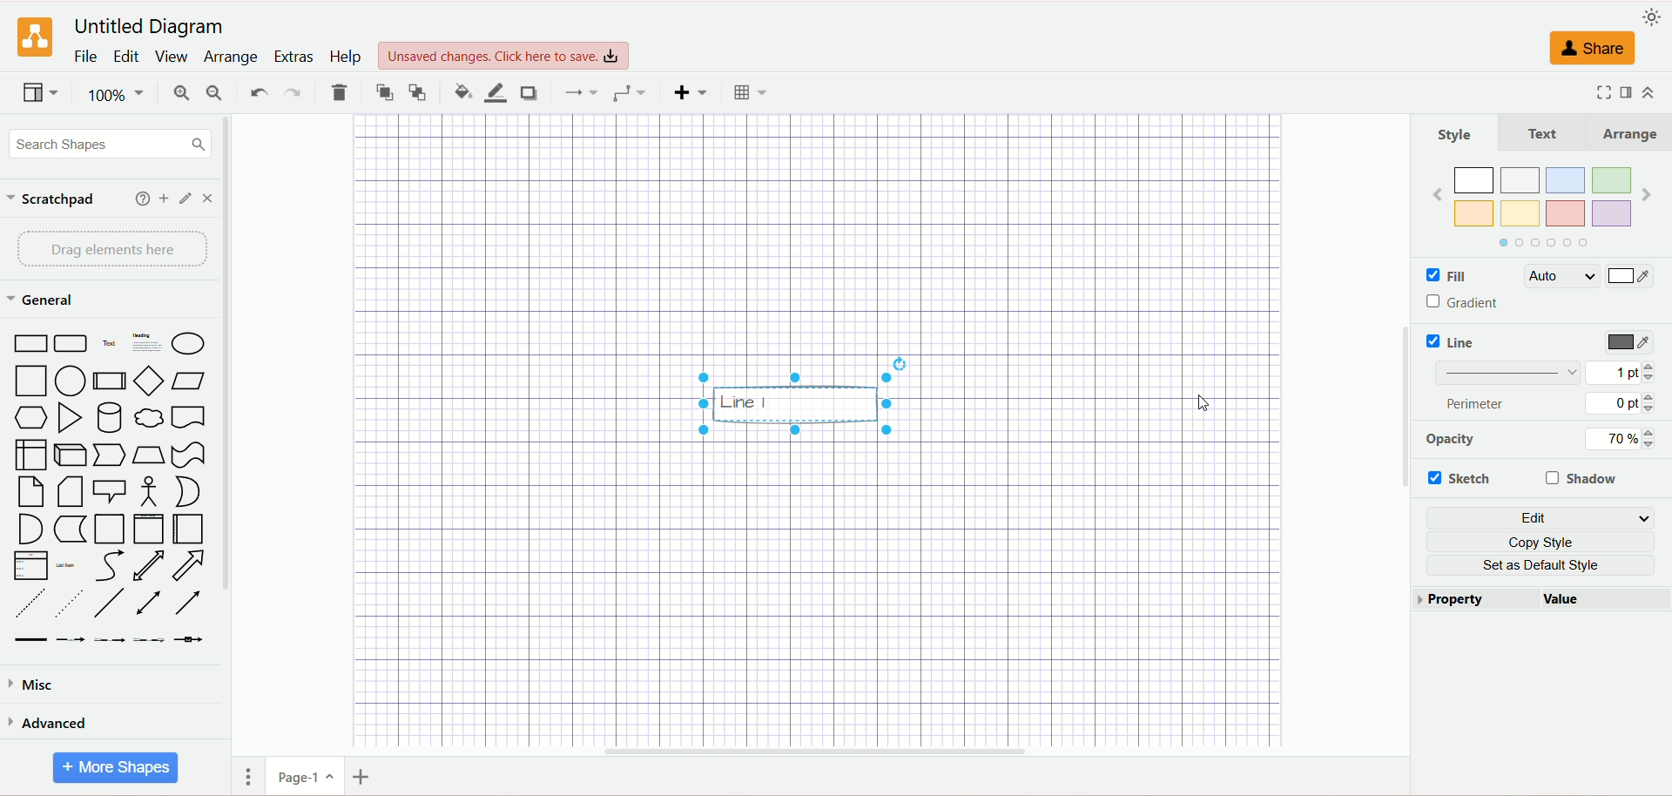  I want to click on Checkbox, so click(1432, 301).